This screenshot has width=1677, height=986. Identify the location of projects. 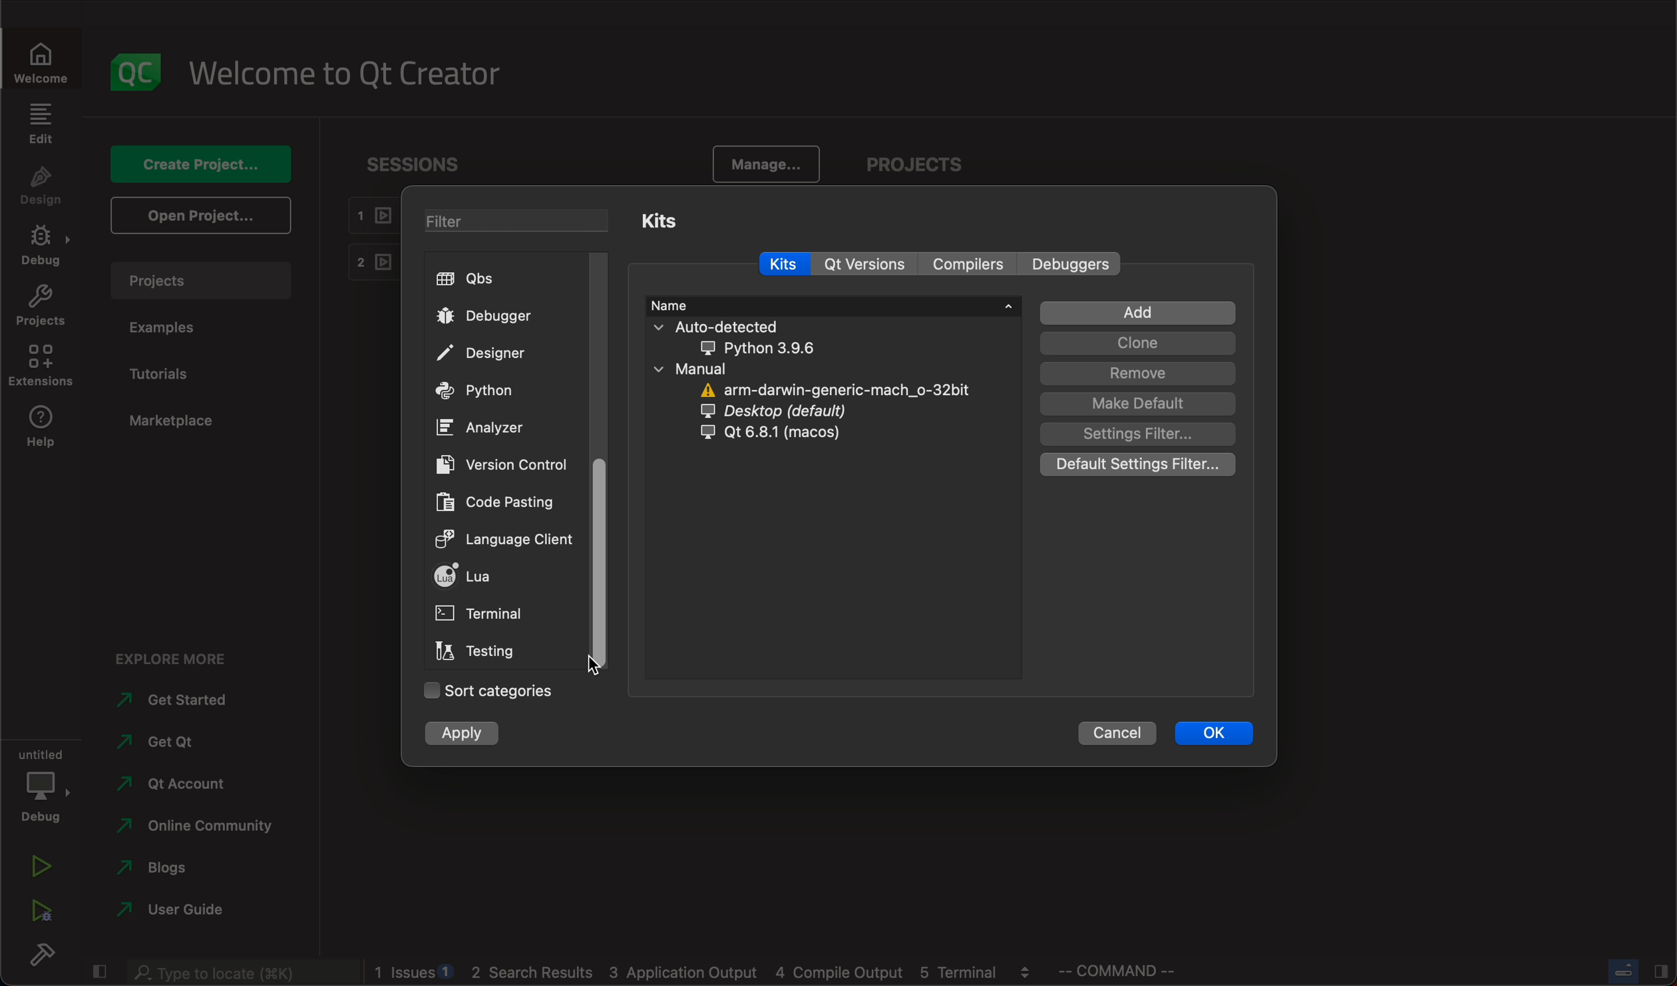
(41, 306).